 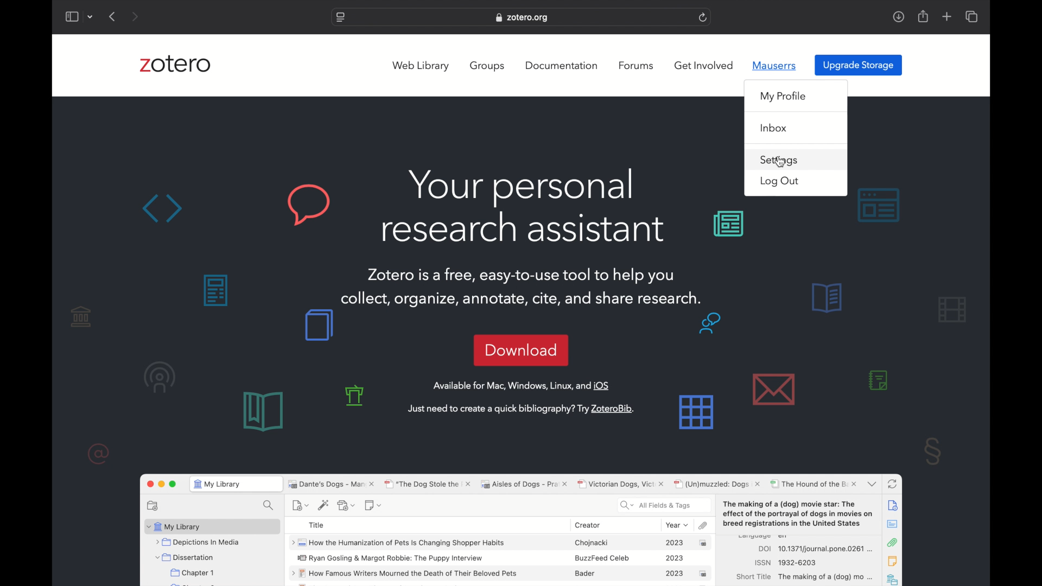 What do you see at coordinates (971, 16) in the screenshot?
I see `show tab overview` at bounding box center [971, 16].